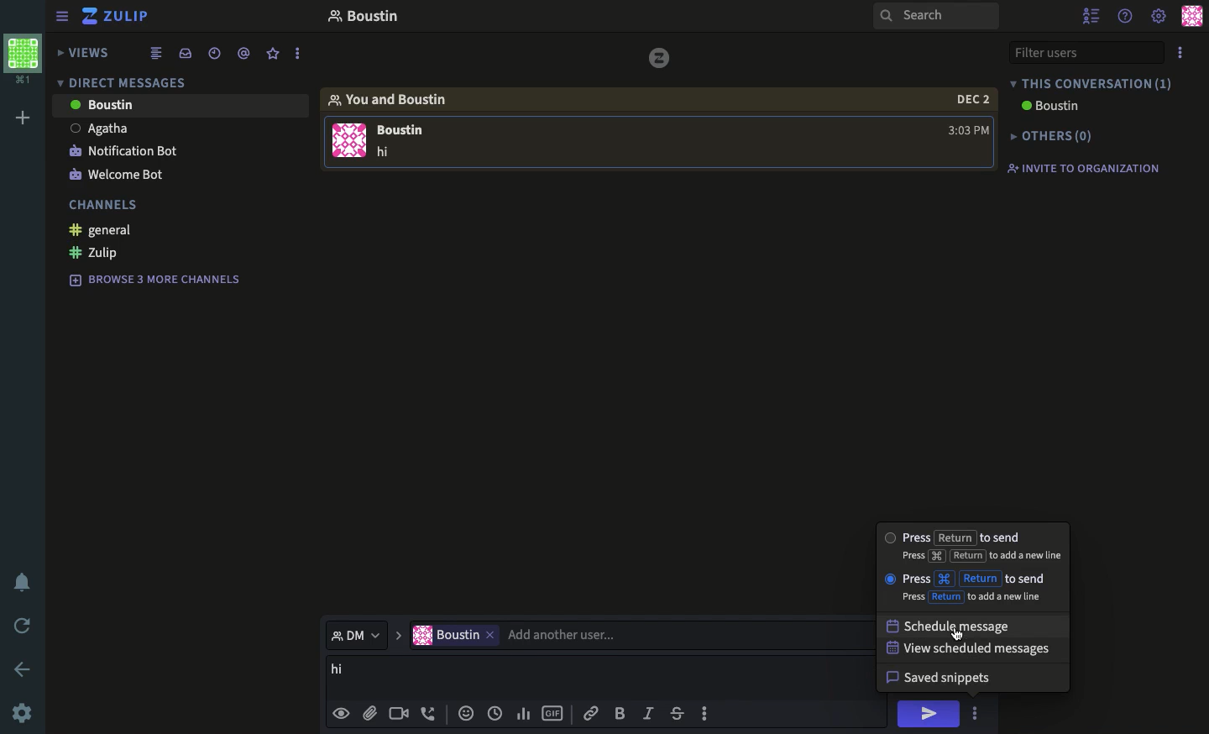  What do you see at coordinates (85, 55) in the screenshot?
I see `views` at bounding box center [85, 55].